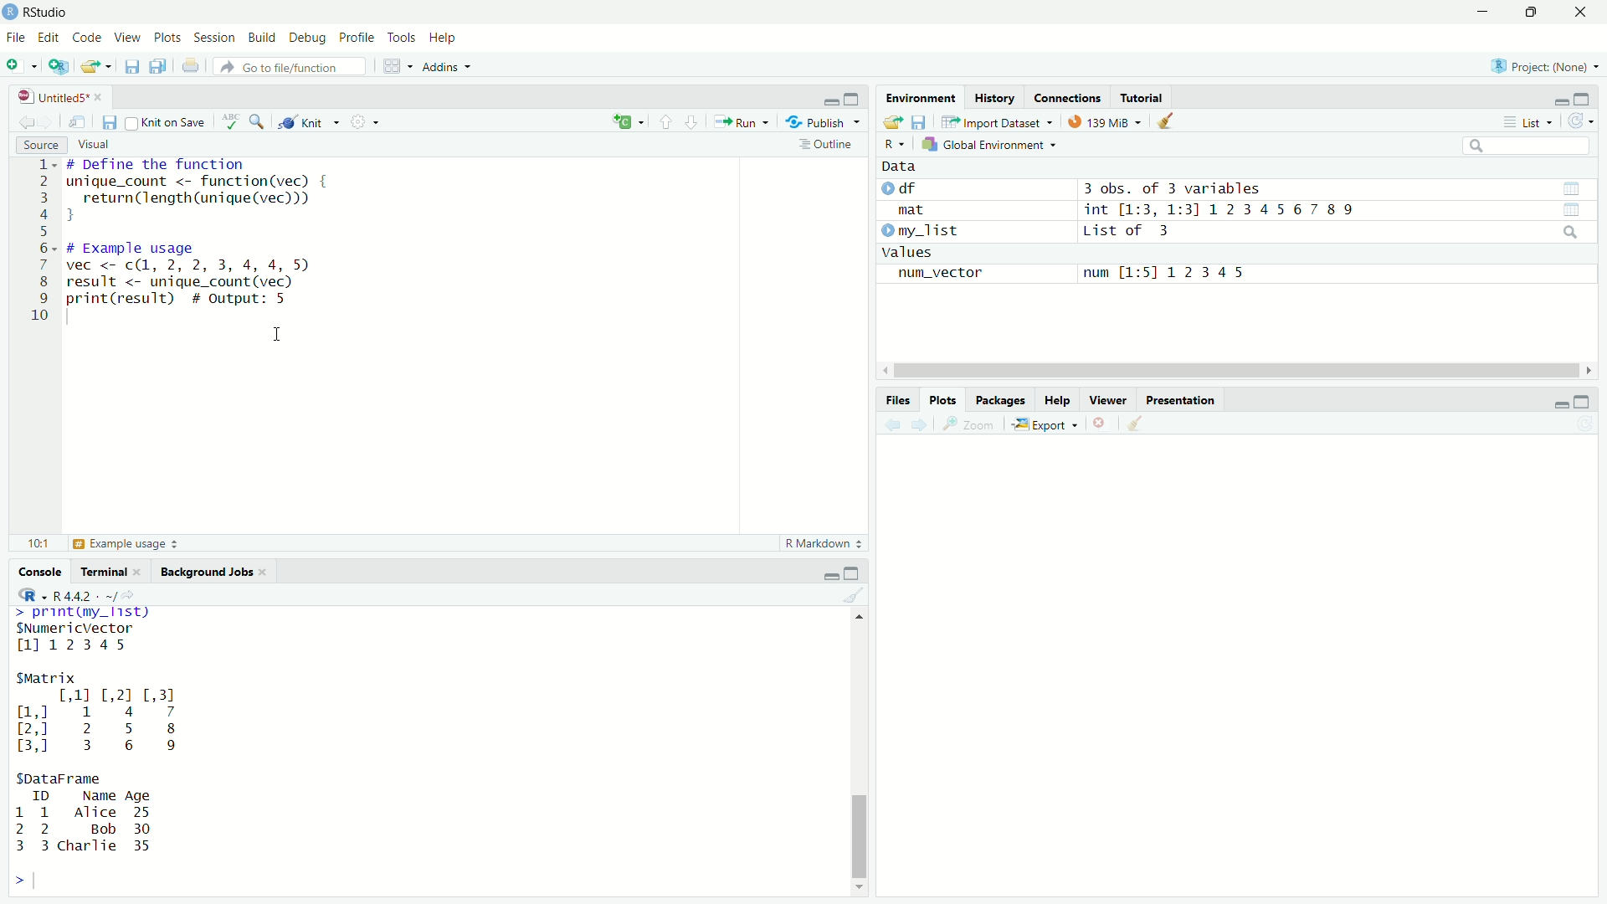  Describe the element at coordinates (855, 100) in the screenshot. I see `maximize` at that location.